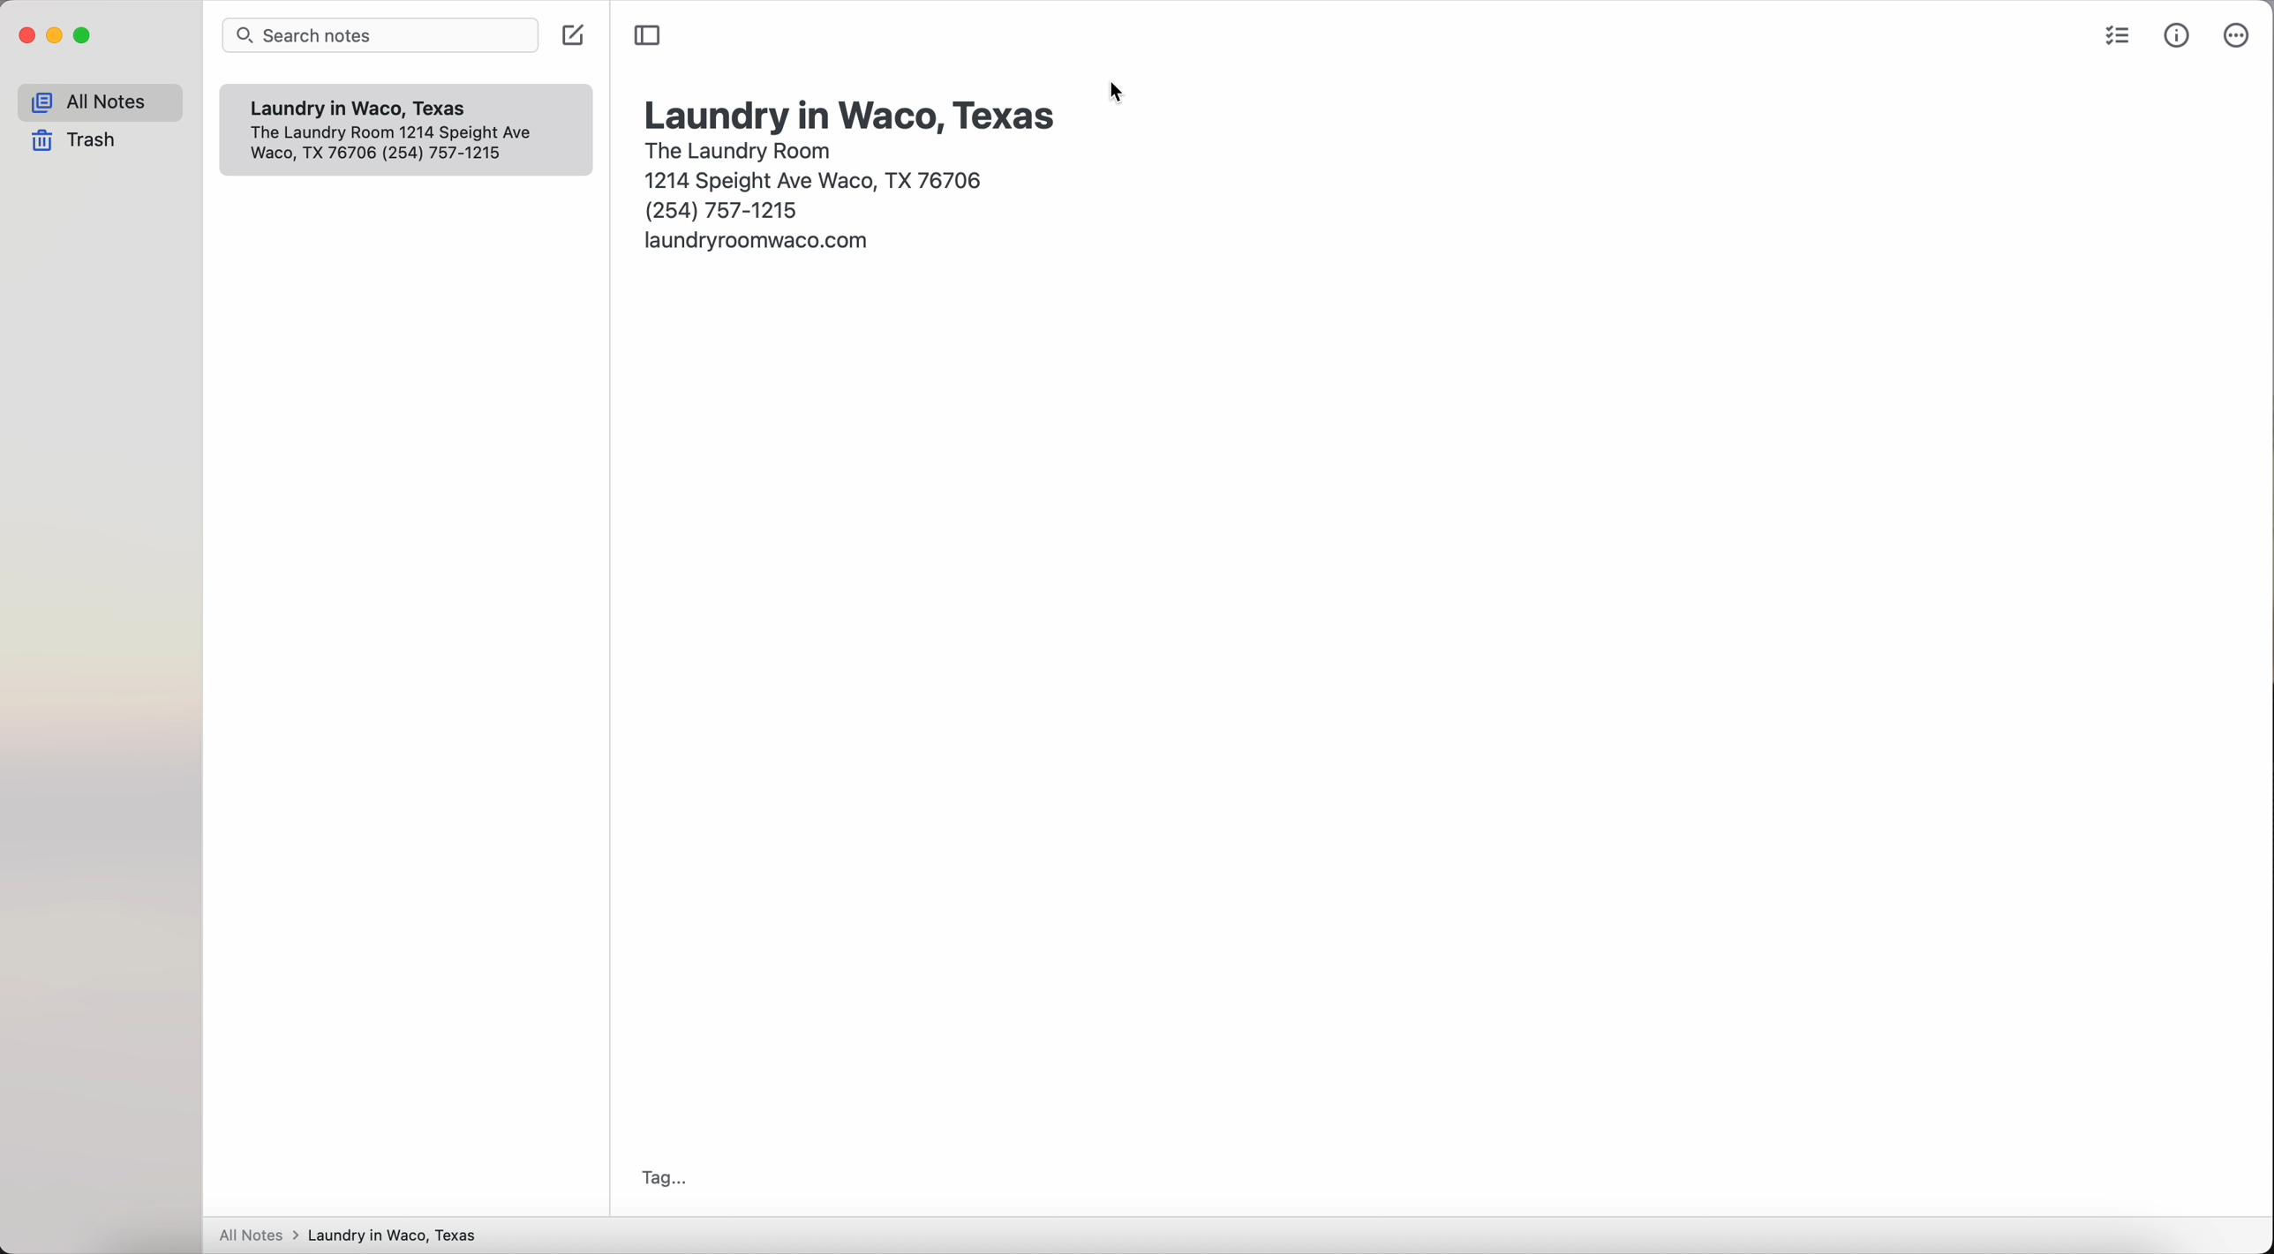 The width and height of the screenshot is (2274, 1254). What do you see at coordinates (56, 35) in the screenshot?
I see `minimize app` at bounding box center [56, 35].